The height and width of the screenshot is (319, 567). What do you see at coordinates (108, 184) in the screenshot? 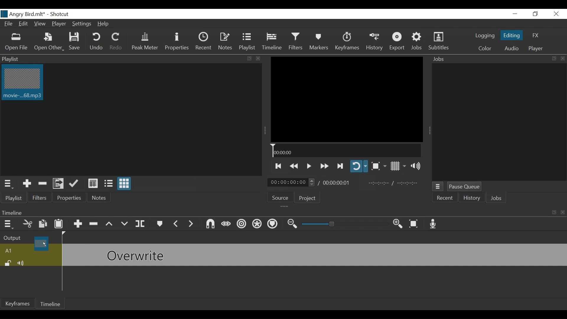
I see `View as files` at bounding box center [108, 184].